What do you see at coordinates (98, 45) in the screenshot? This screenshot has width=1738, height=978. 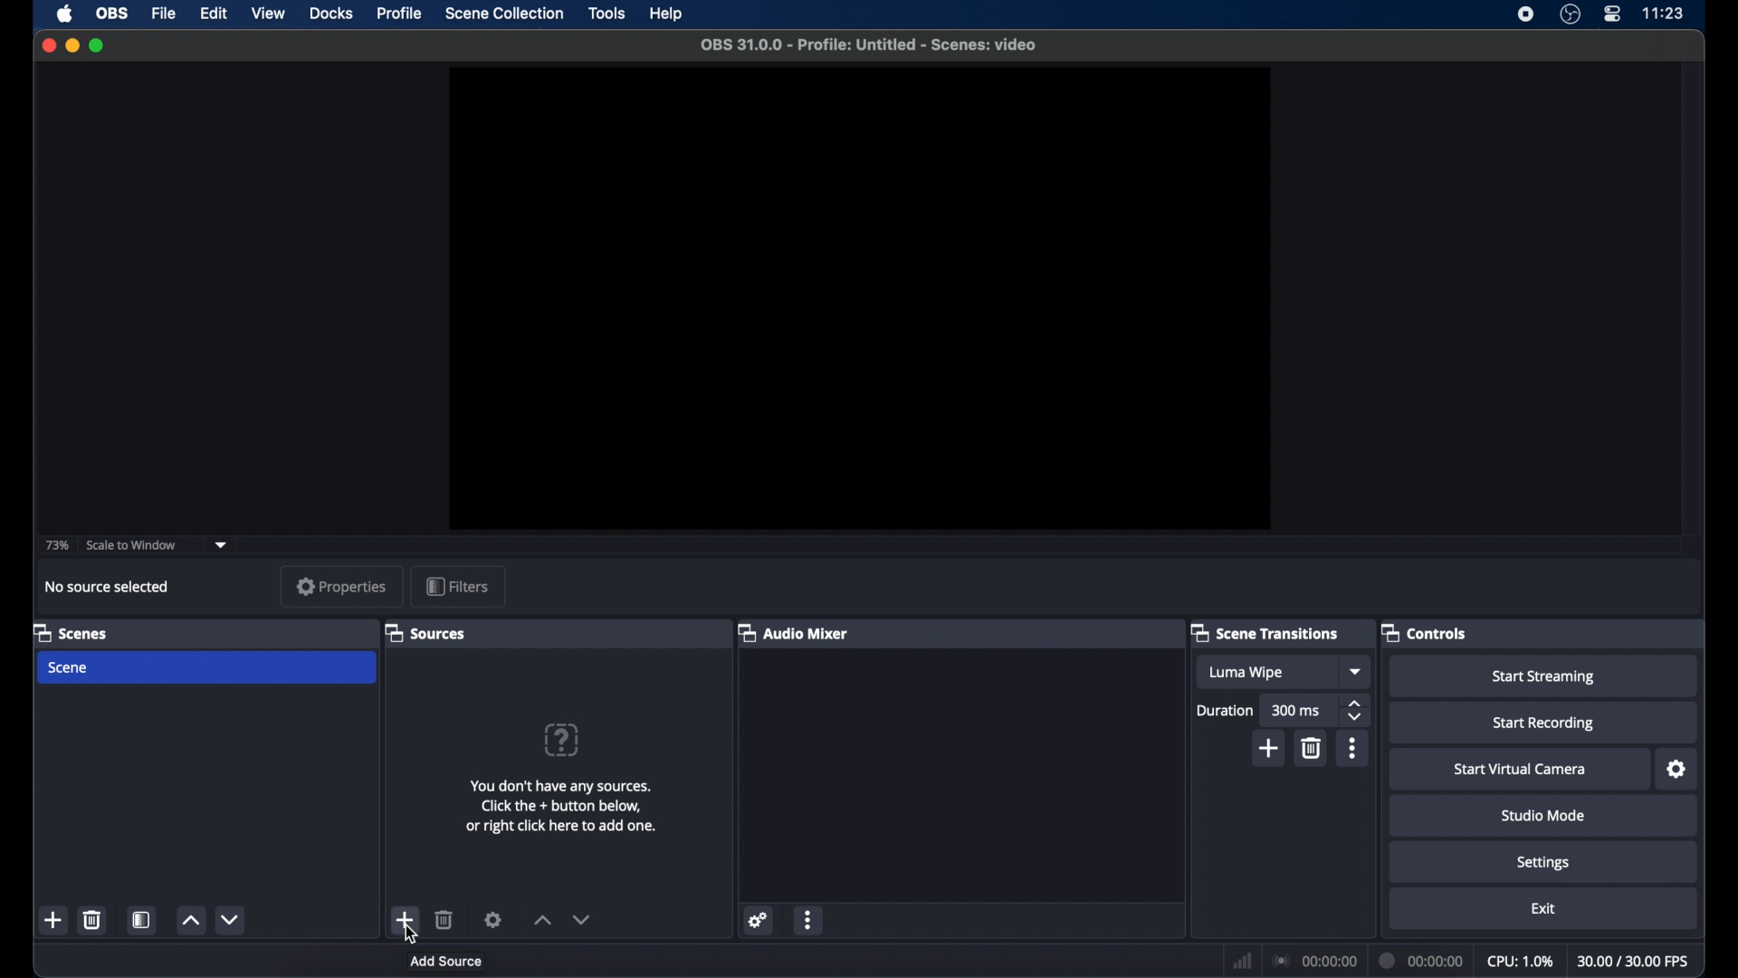 I see `maximize` at bounding box center [98, 45].